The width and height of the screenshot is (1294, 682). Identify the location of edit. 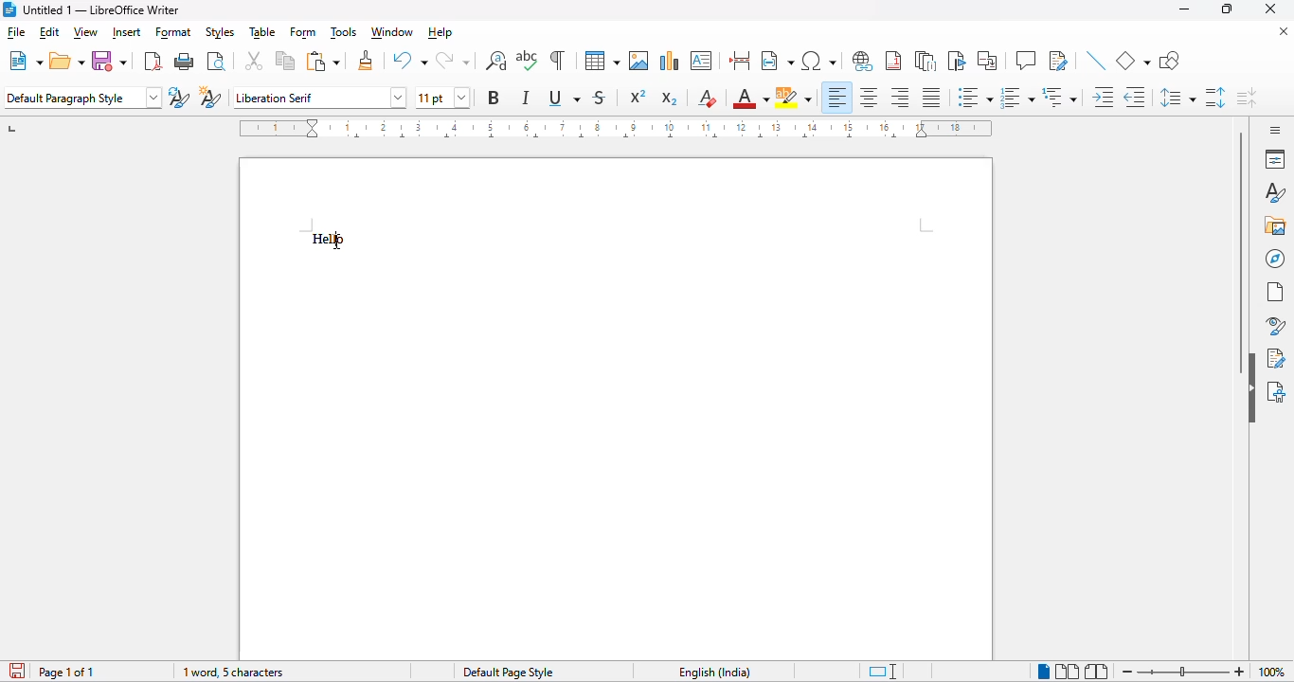
(48, 32).